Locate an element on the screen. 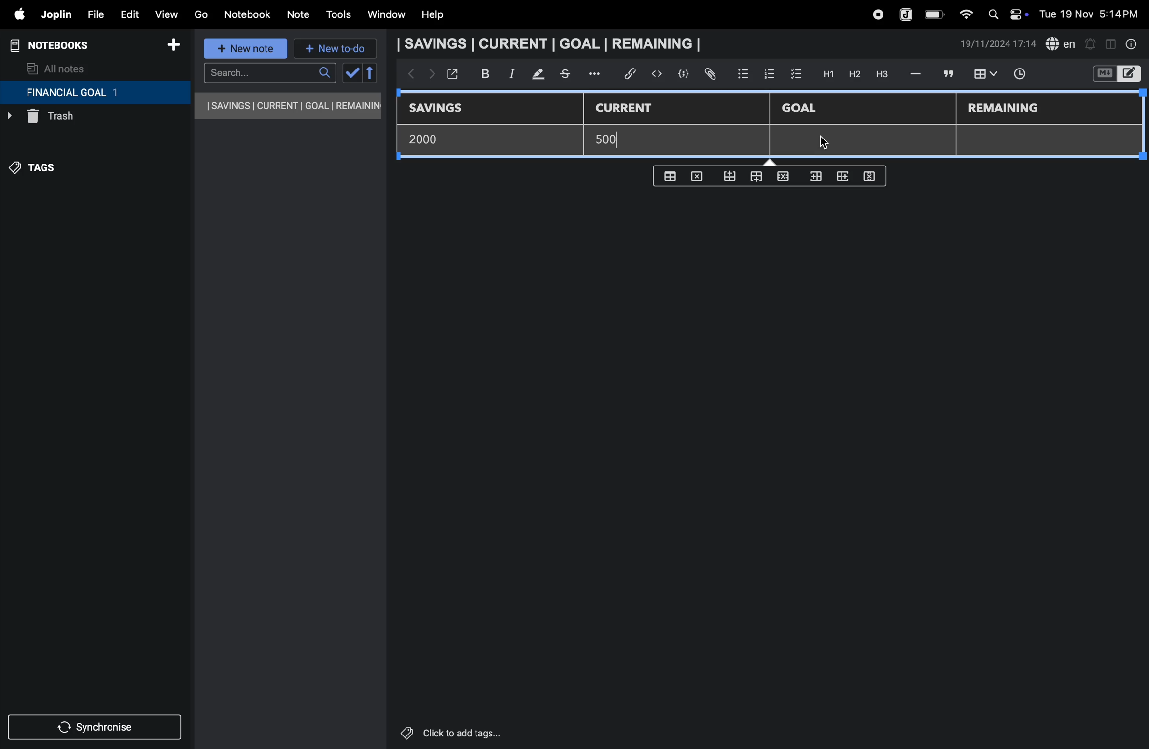  options is located at coordinates (596, 74).